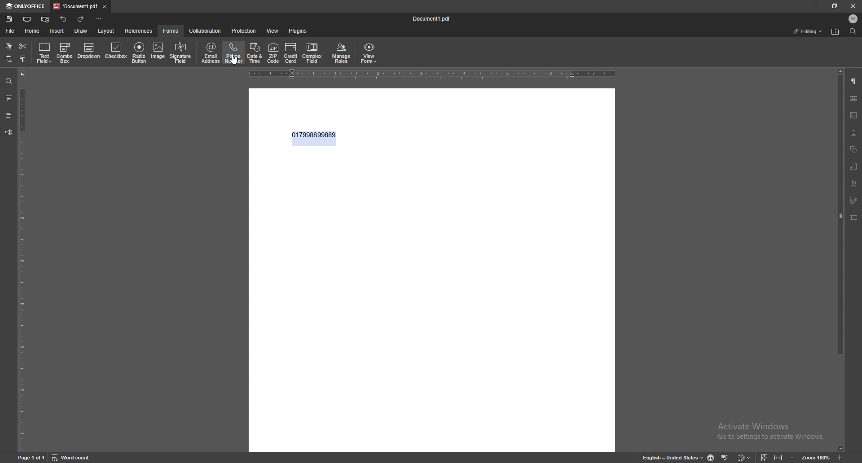  What do you see at coordinates (816, 6) in the screenshot?
I see `minimize` at bounding box center [816, 6].